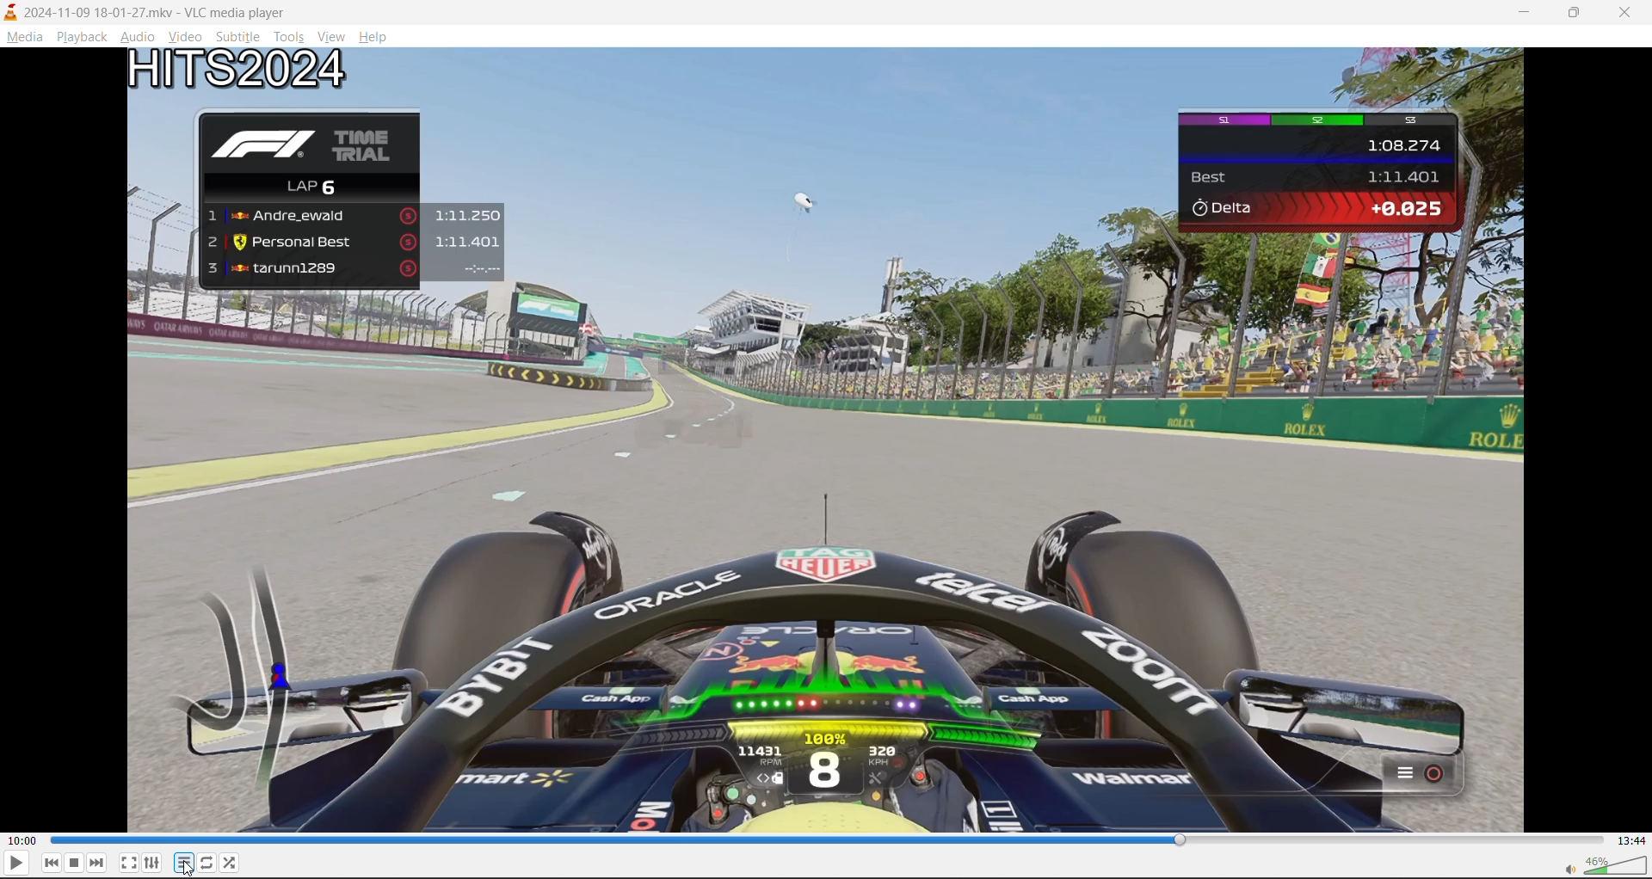 The image size is (1652, 879). What do you see at coordinates (73, 862) in the screenshot?
I see `stop` at bounding box center [73, 862].